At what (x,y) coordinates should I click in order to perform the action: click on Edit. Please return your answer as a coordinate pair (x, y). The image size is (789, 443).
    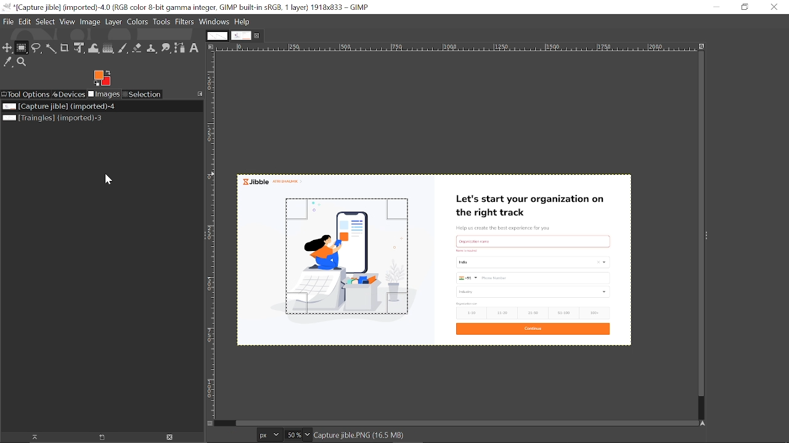
    Looking at the image, I should click on (25, 21).